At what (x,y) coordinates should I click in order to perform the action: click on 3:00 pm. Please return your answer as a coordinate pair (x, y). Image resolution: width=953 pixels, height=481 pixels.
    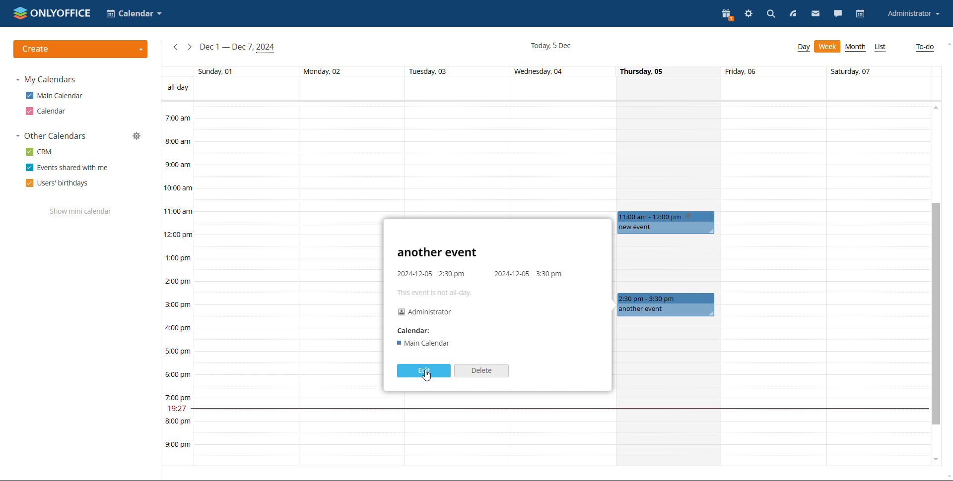
    Looking at the image, I should click on (177, 304).